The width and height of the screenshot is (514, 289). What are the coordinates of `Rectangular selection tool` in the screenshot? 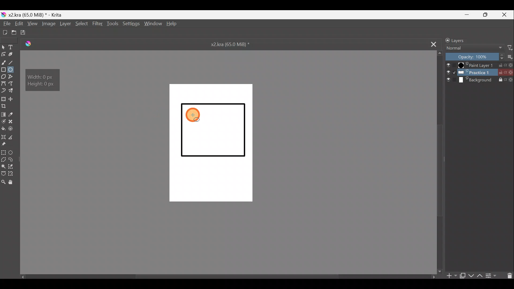 It's located at (3, 152).